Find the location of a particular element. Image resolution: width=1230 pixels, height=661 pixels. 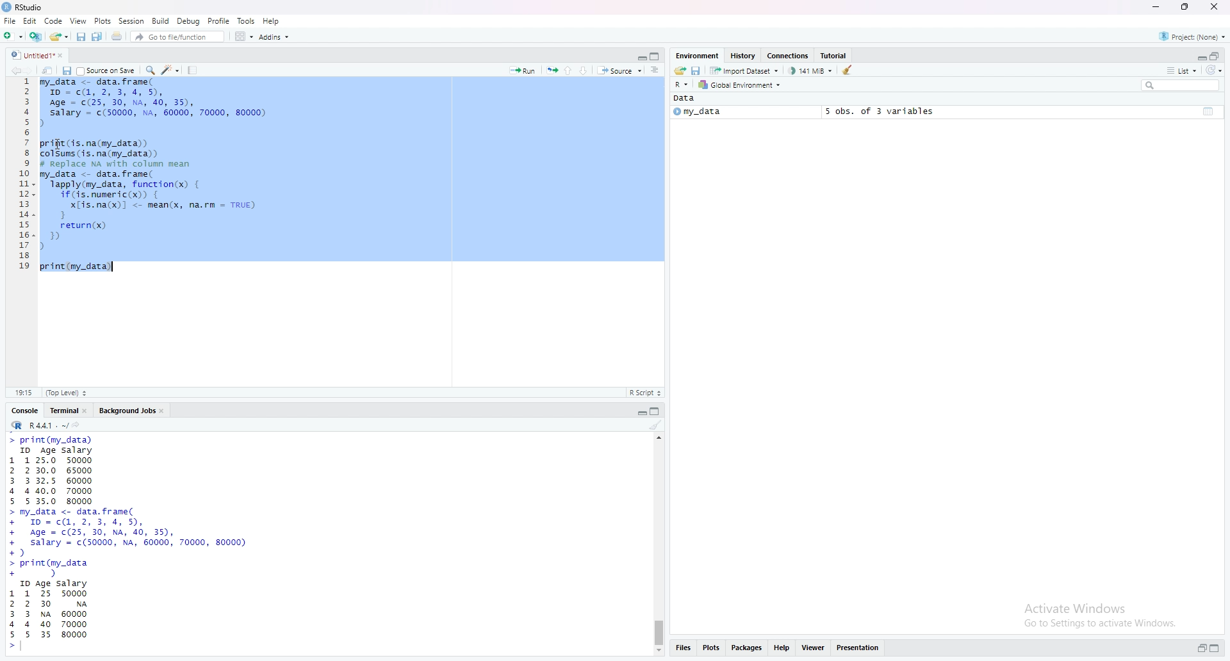

compile reports is located at coordinates (194, 70).